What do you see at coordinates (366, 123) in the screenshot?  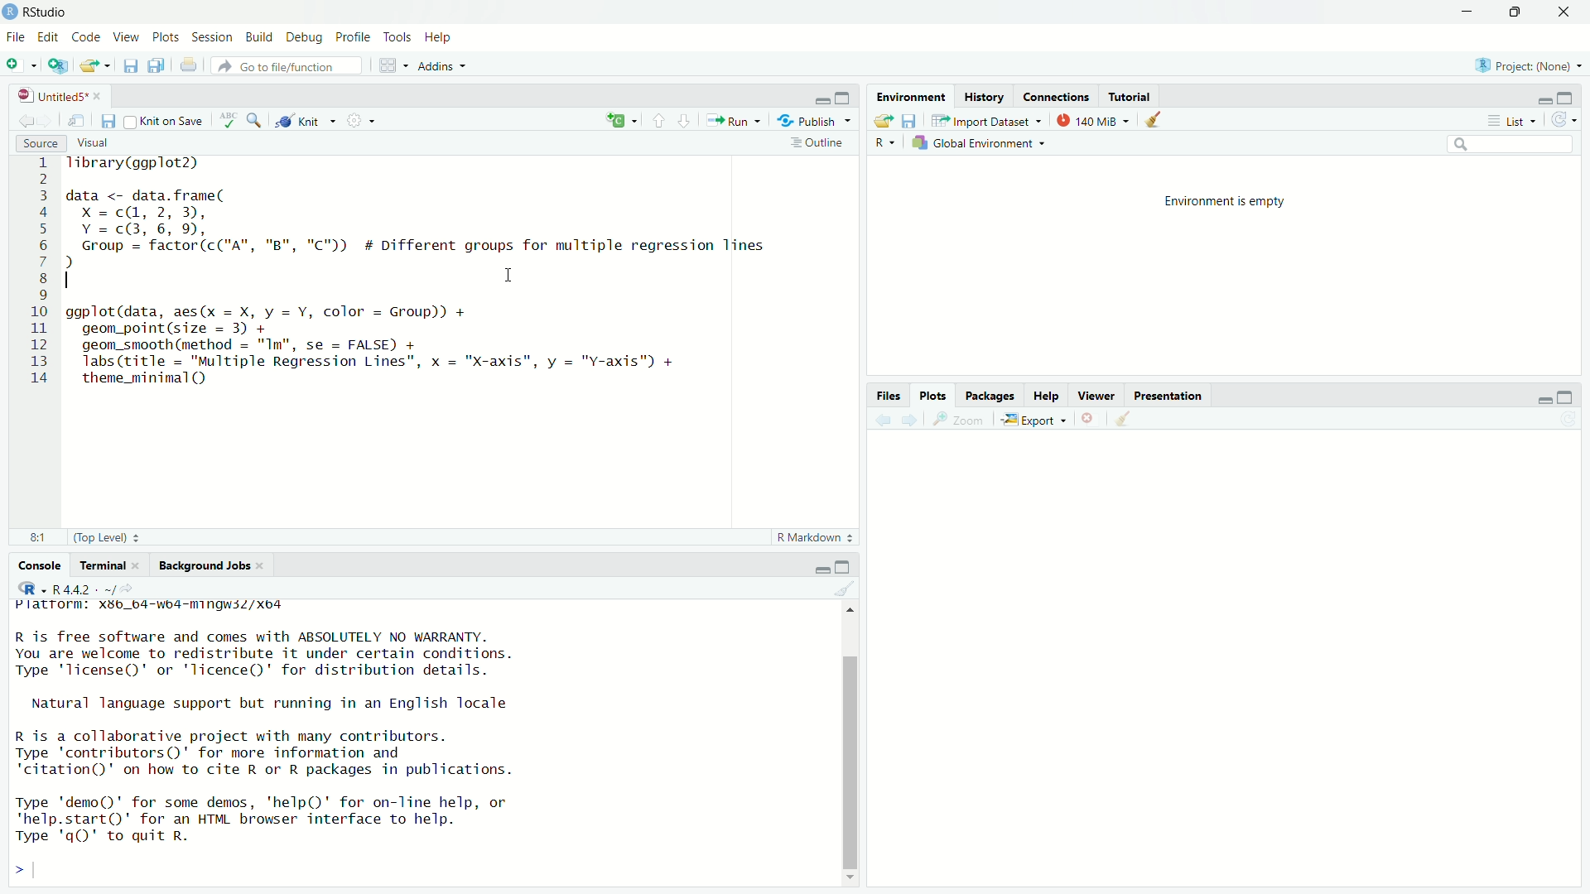 I see `settings` at bounding box center [366, 123].